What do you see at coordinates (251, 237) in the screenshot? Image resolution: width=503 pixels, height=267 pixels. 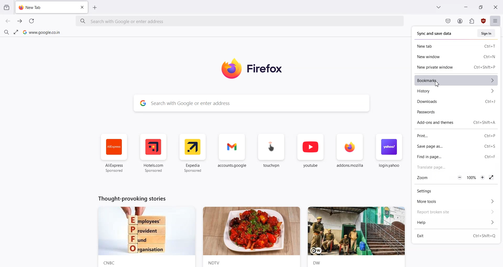 I see `News` at bounding box center [251, 237].